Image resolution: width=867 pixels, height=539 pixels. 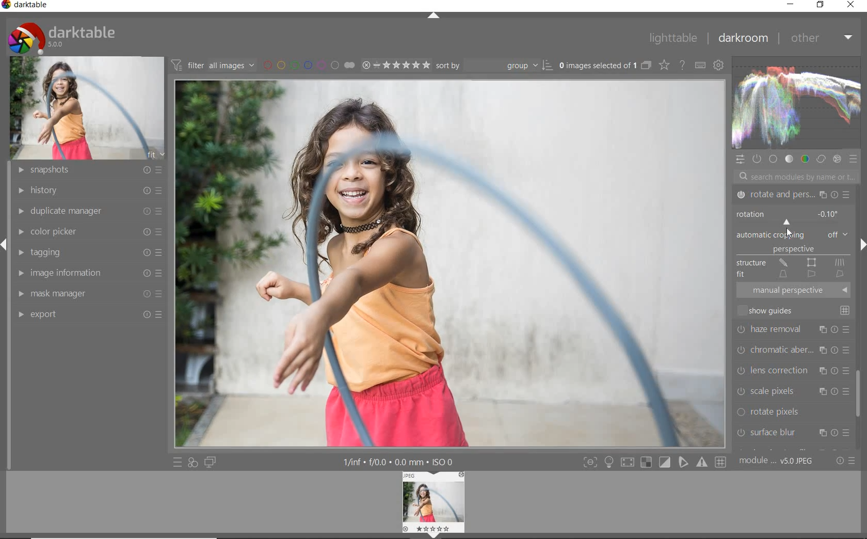 I want to click on mask manager, so click(x=88, y=294).